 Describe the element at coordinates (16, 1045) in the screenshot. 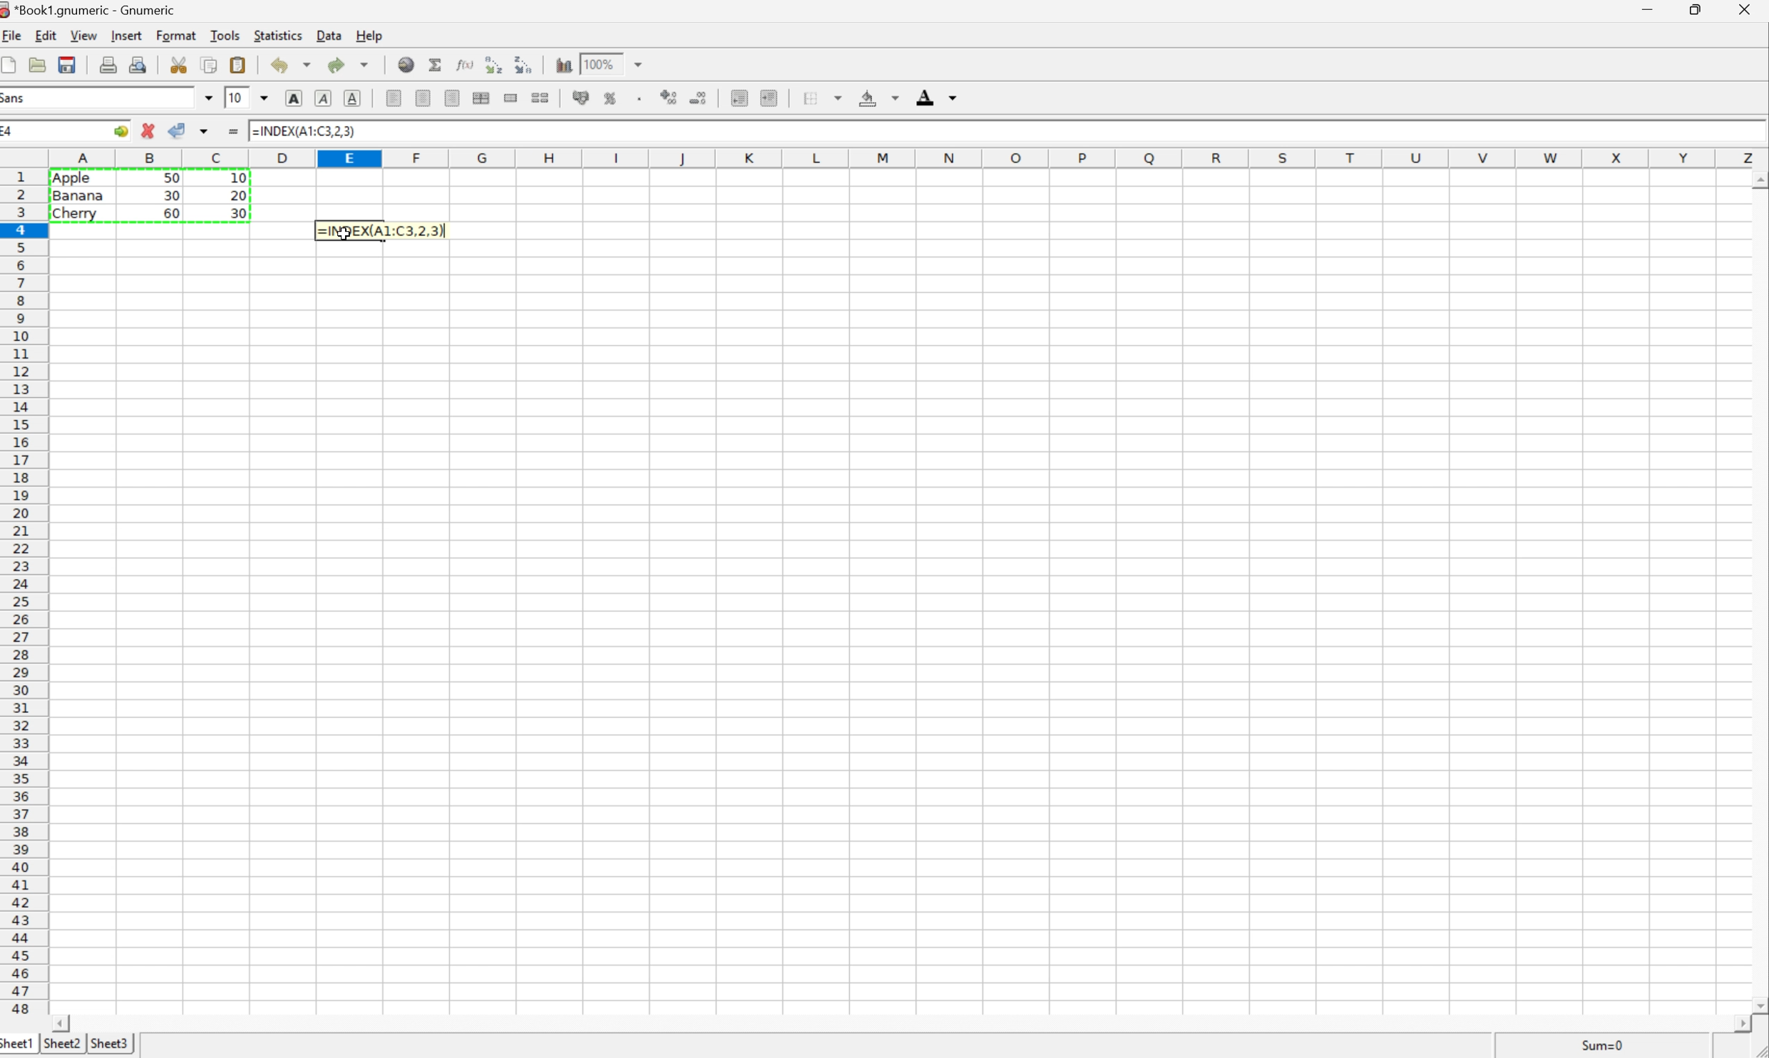

I see `sheet1` at that location.